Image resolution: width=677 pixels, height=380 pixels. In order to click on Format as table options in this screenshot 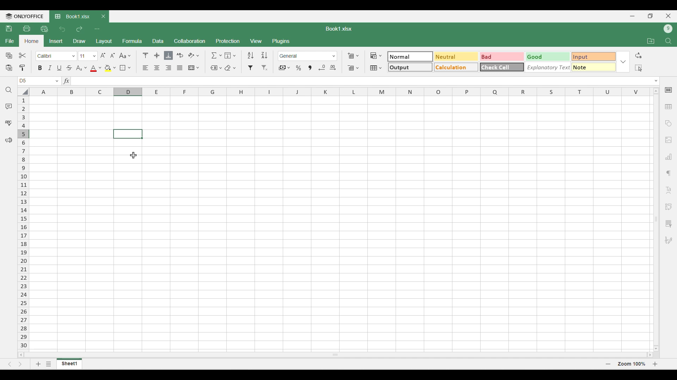, I will do `click(376, 68)`.